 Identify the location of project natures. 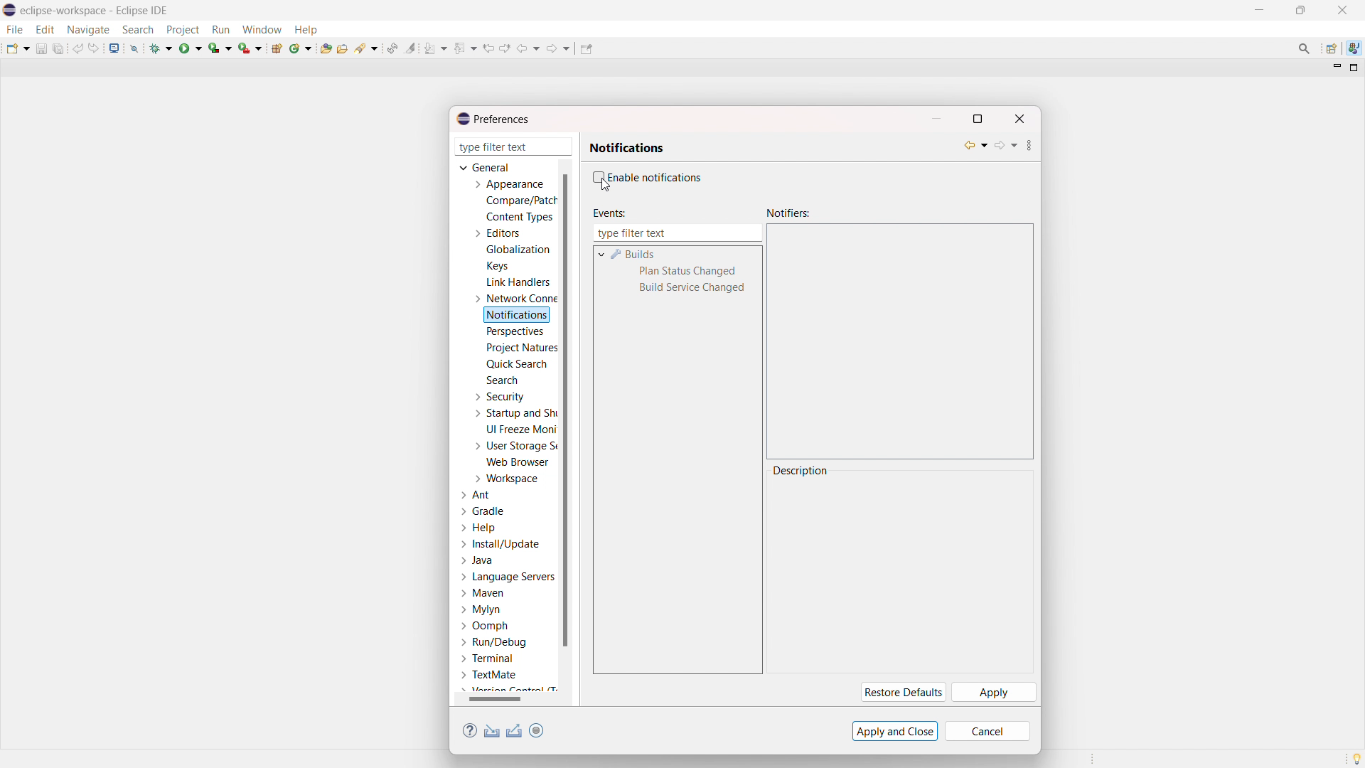
(520, 347).